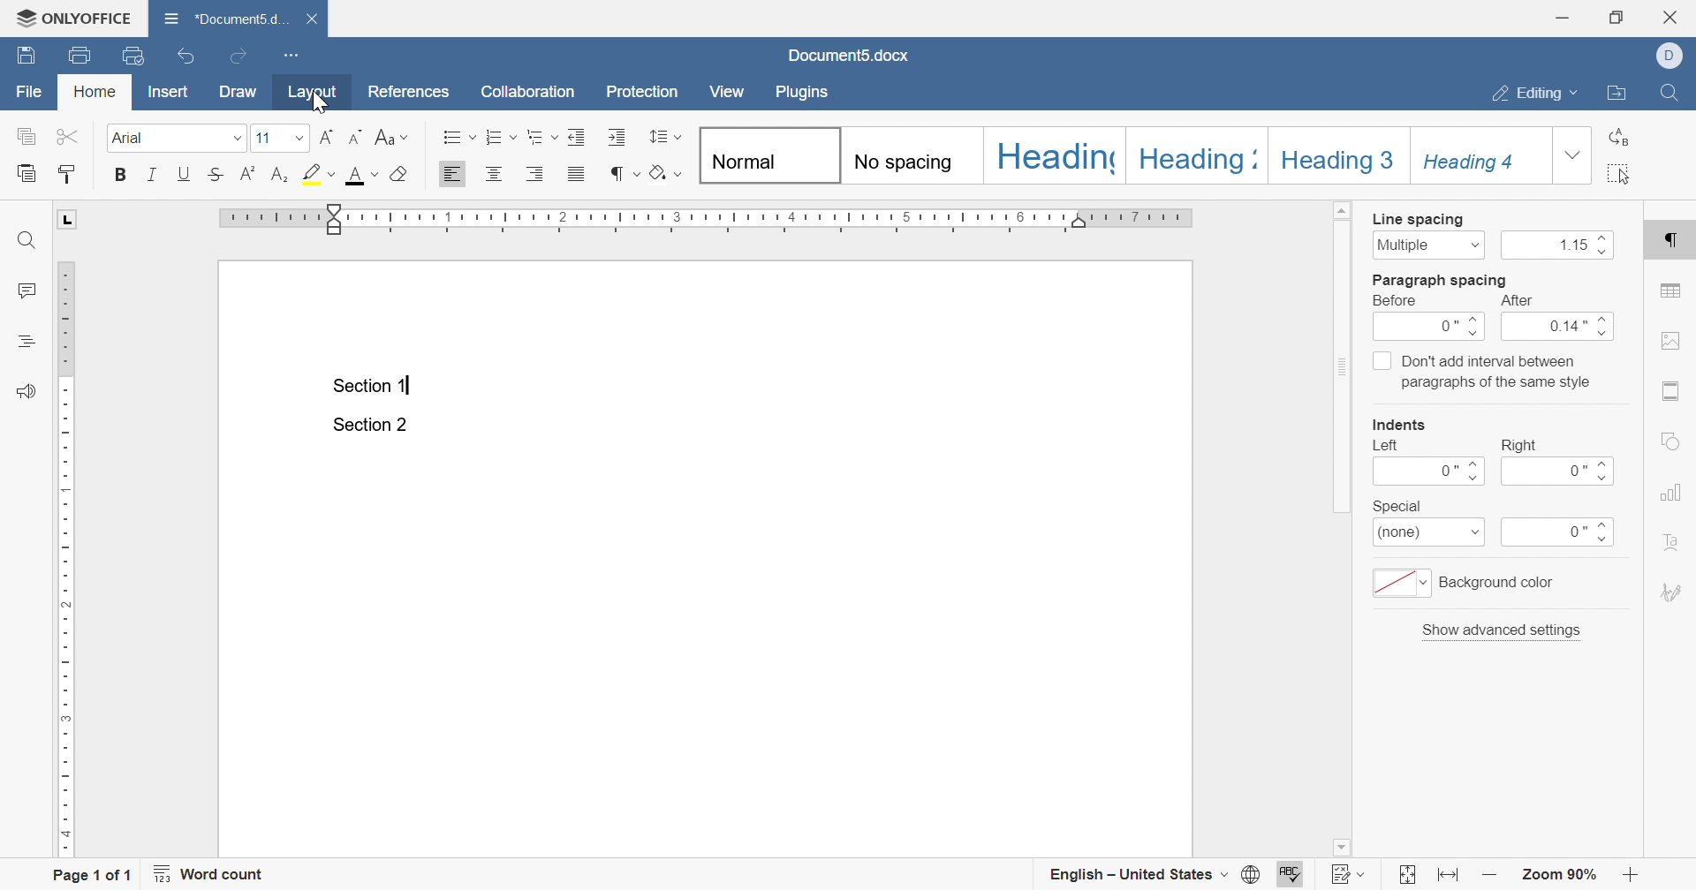 The height and width of the screenshot is (890, 1696). I want to click on Find, so click(1668, 92).